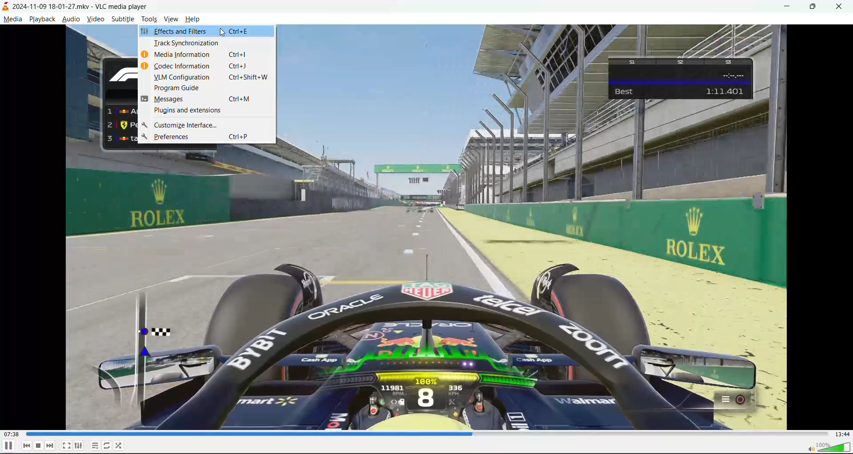 The image size is (853, 454). Describe the element at coordinates (428, 434) in the screenshot. I see `track slider` at that location.